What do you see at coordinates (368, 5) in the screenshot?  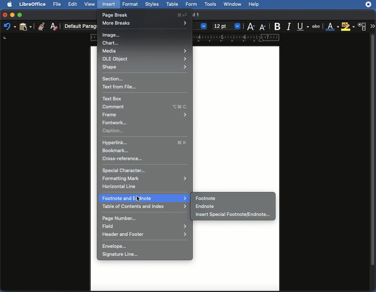 I see `extension` at bounding box center [368, 5].